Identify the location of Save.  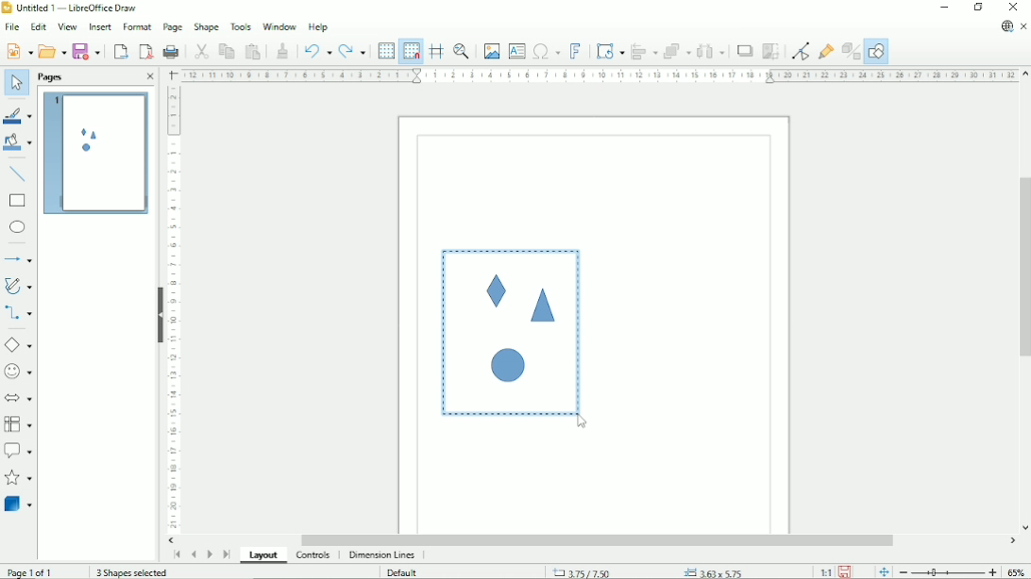
(846, 571).